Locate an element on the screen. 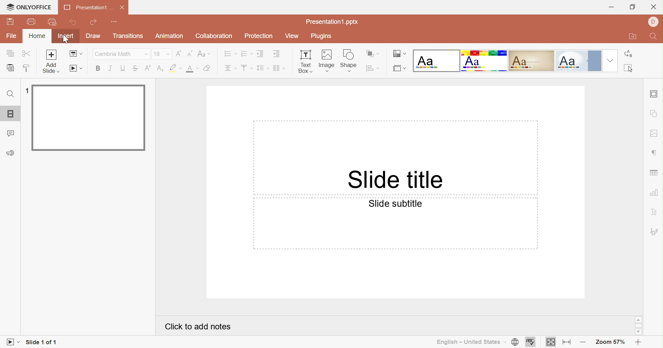 This screenshot has width=663, height=348. Zoom 57% is located at coordinates (609, 341).